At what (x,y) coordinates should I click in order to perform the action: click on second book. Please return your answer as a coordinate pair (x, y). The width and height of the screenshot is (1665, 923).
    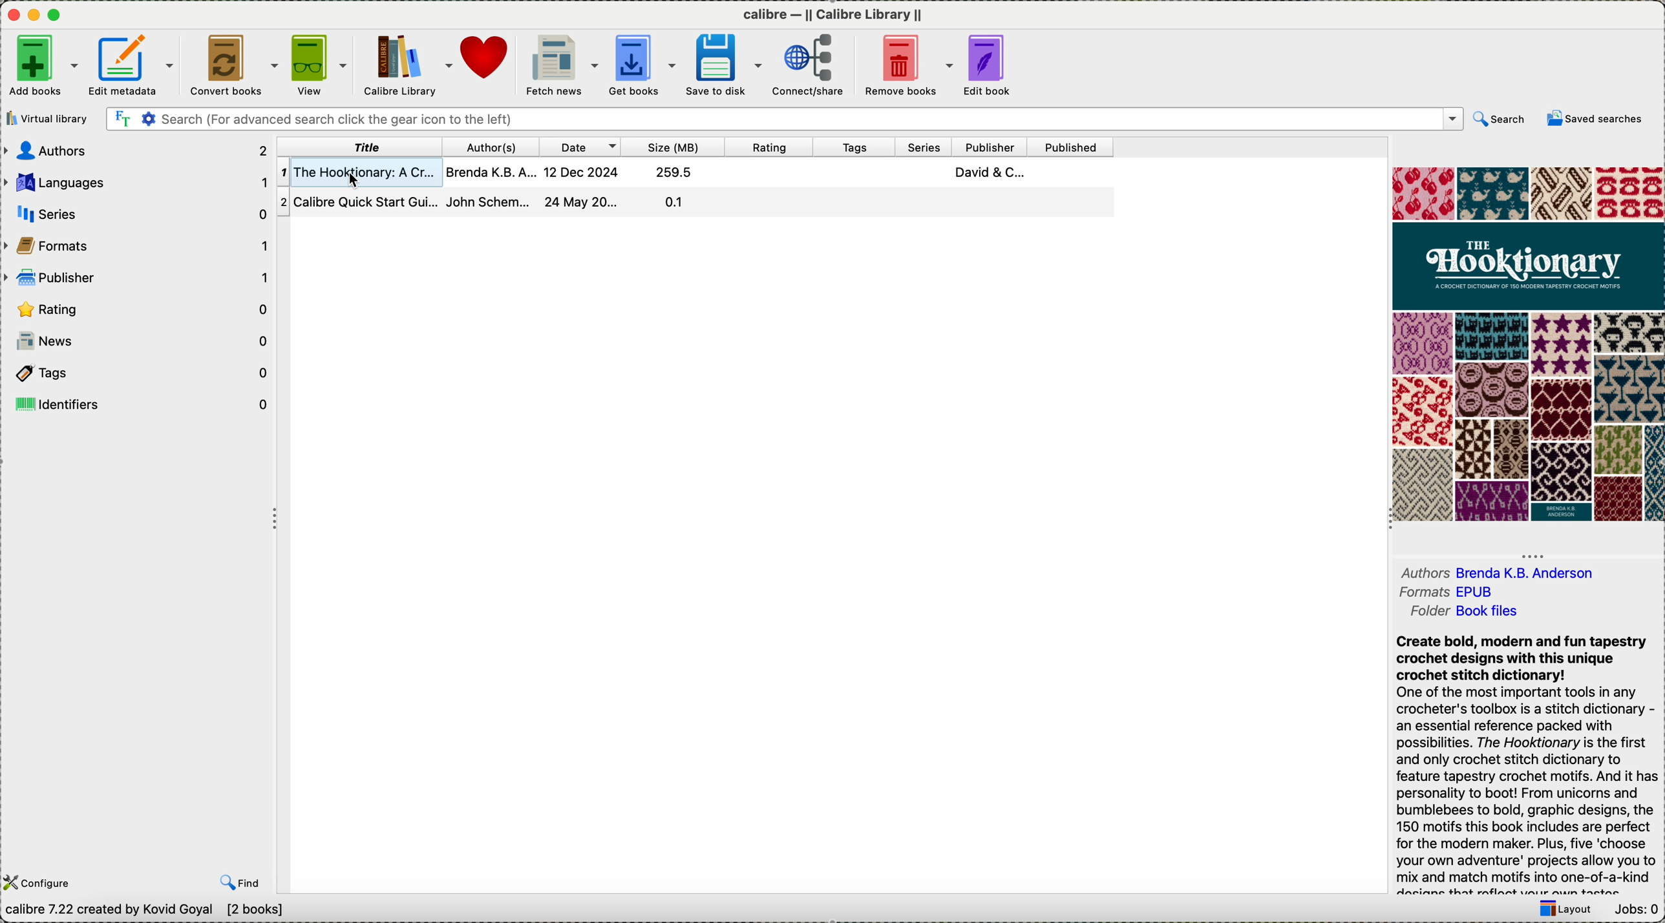
    Looking at the image, I should click on (697, 202).